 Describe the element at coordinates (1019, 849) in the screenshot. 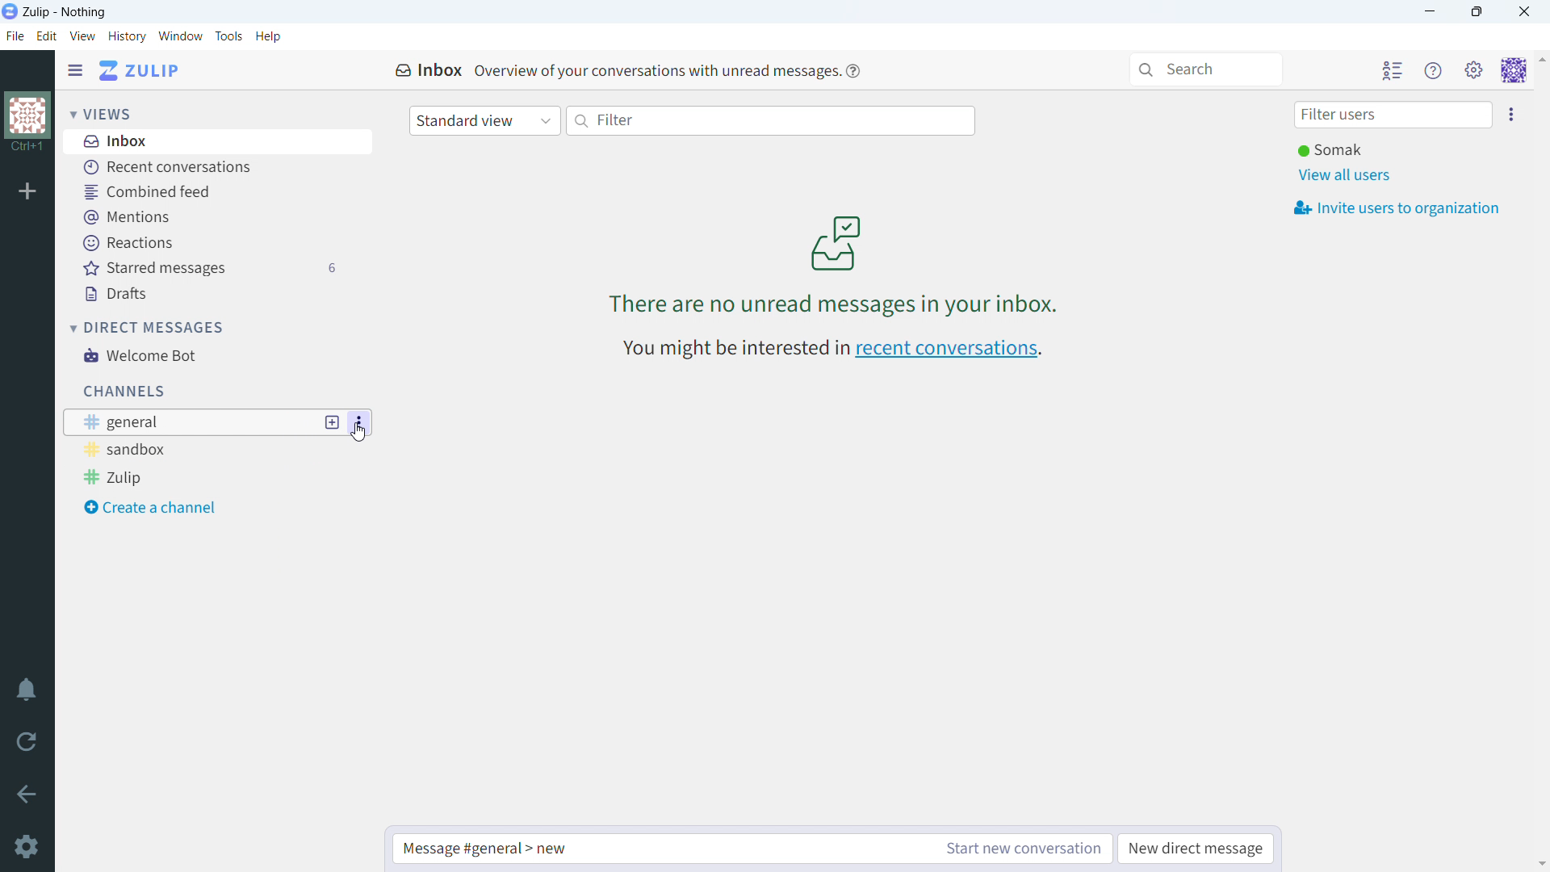

I see `start new conversation` at that location.